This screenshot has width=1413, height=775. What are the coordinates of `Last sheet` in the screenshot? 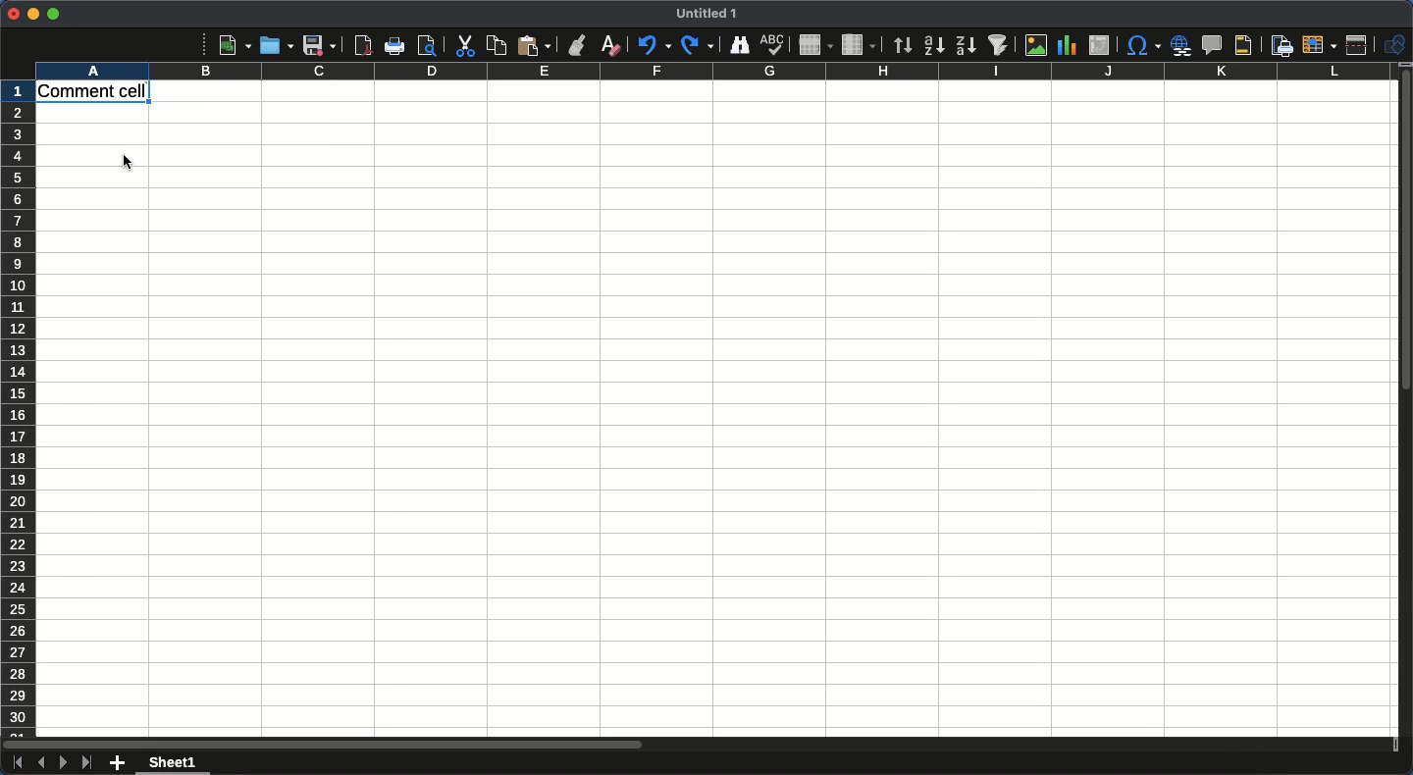 It's located at (86, 763).